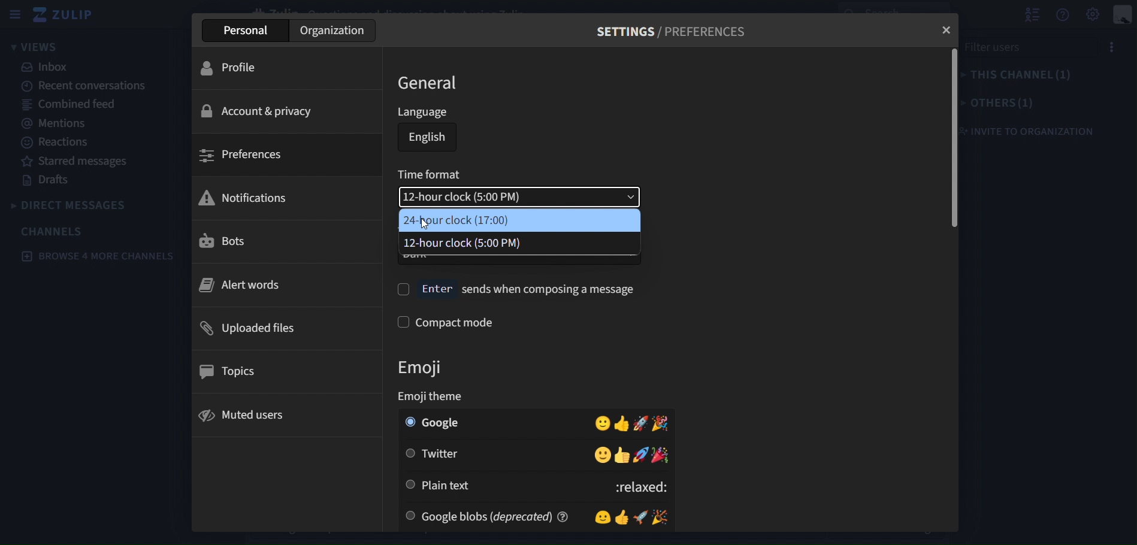 The width and height of the screenshot is (1137, 545). What do you see at coordinates (427, 82) in the screenshot?
I see `general` at bounding box center [427, 82].